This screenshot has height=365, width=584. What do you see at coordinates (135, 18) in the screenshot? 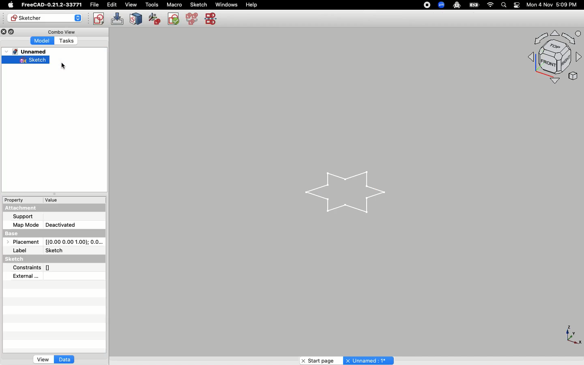
I see `Close sketch` at bounding box center [135, 18].